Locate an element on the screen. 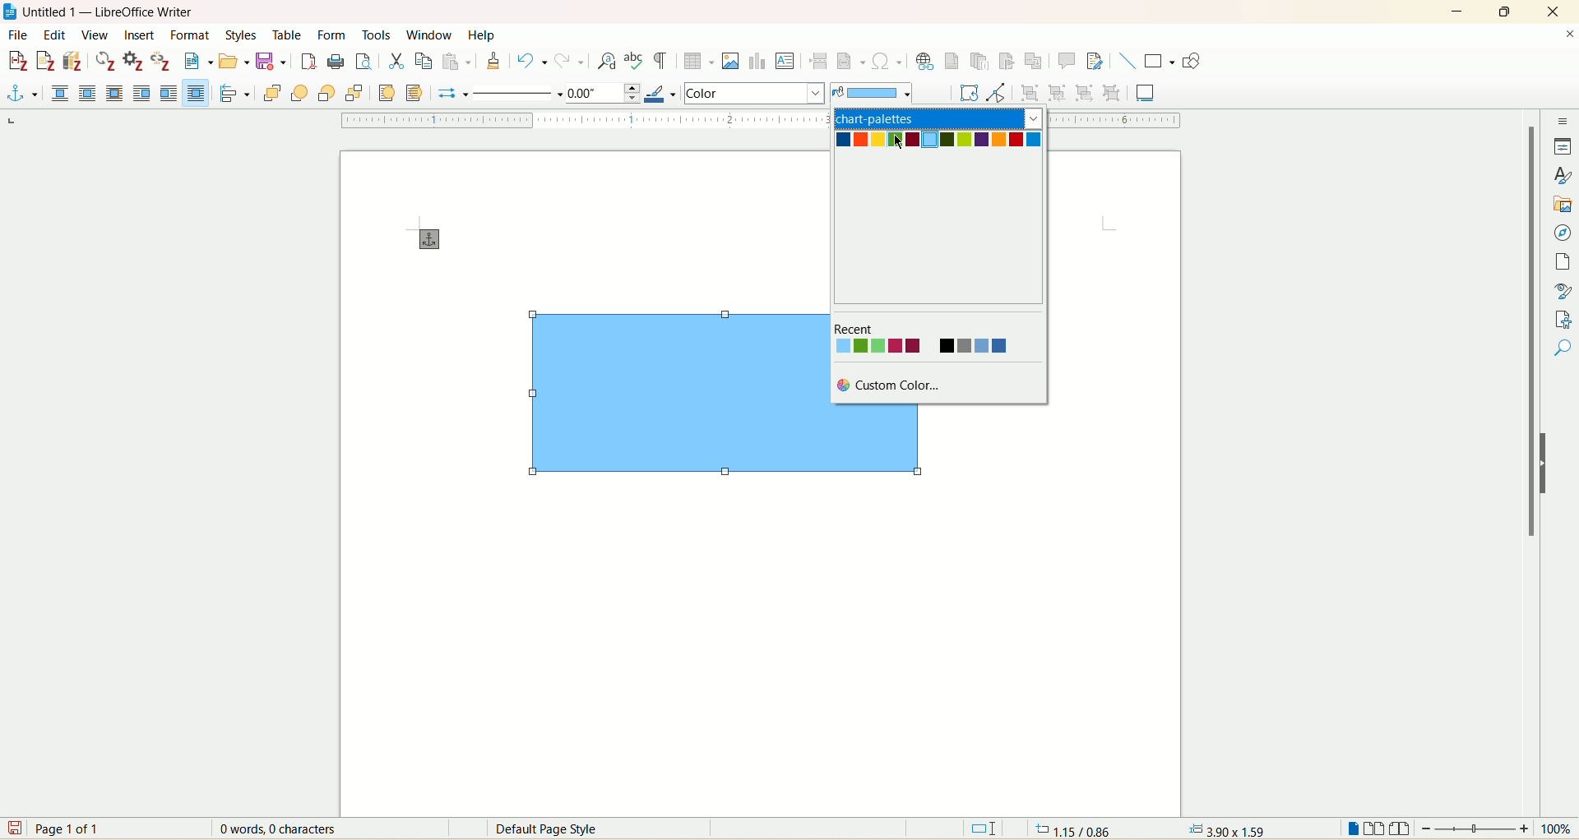  rotate is located at coordinates (966, 93).